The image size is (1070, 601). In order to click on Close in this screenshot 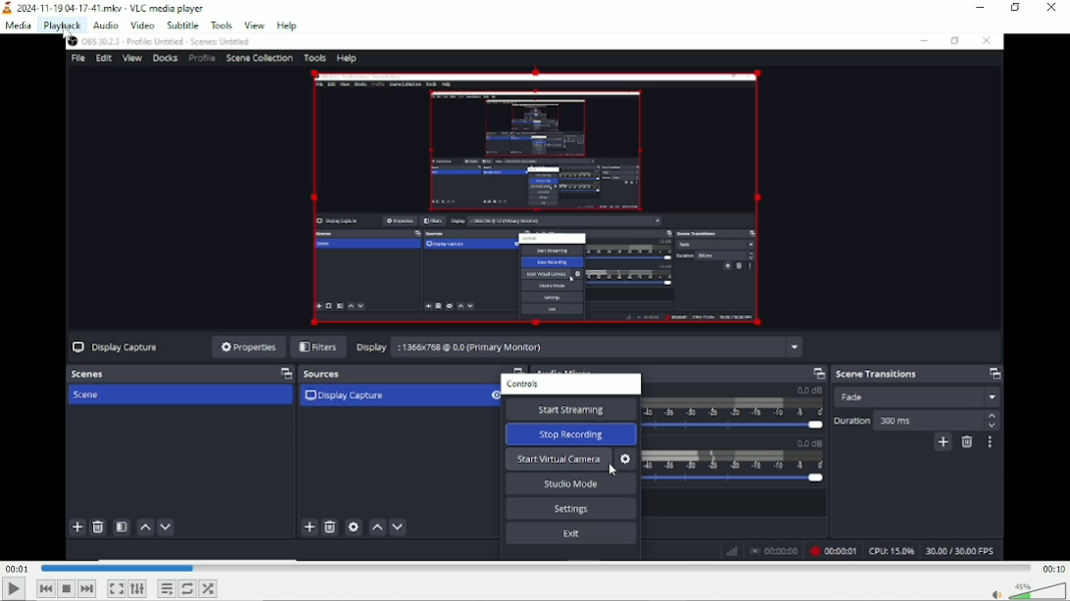, I will do `click(1051, 9)`.